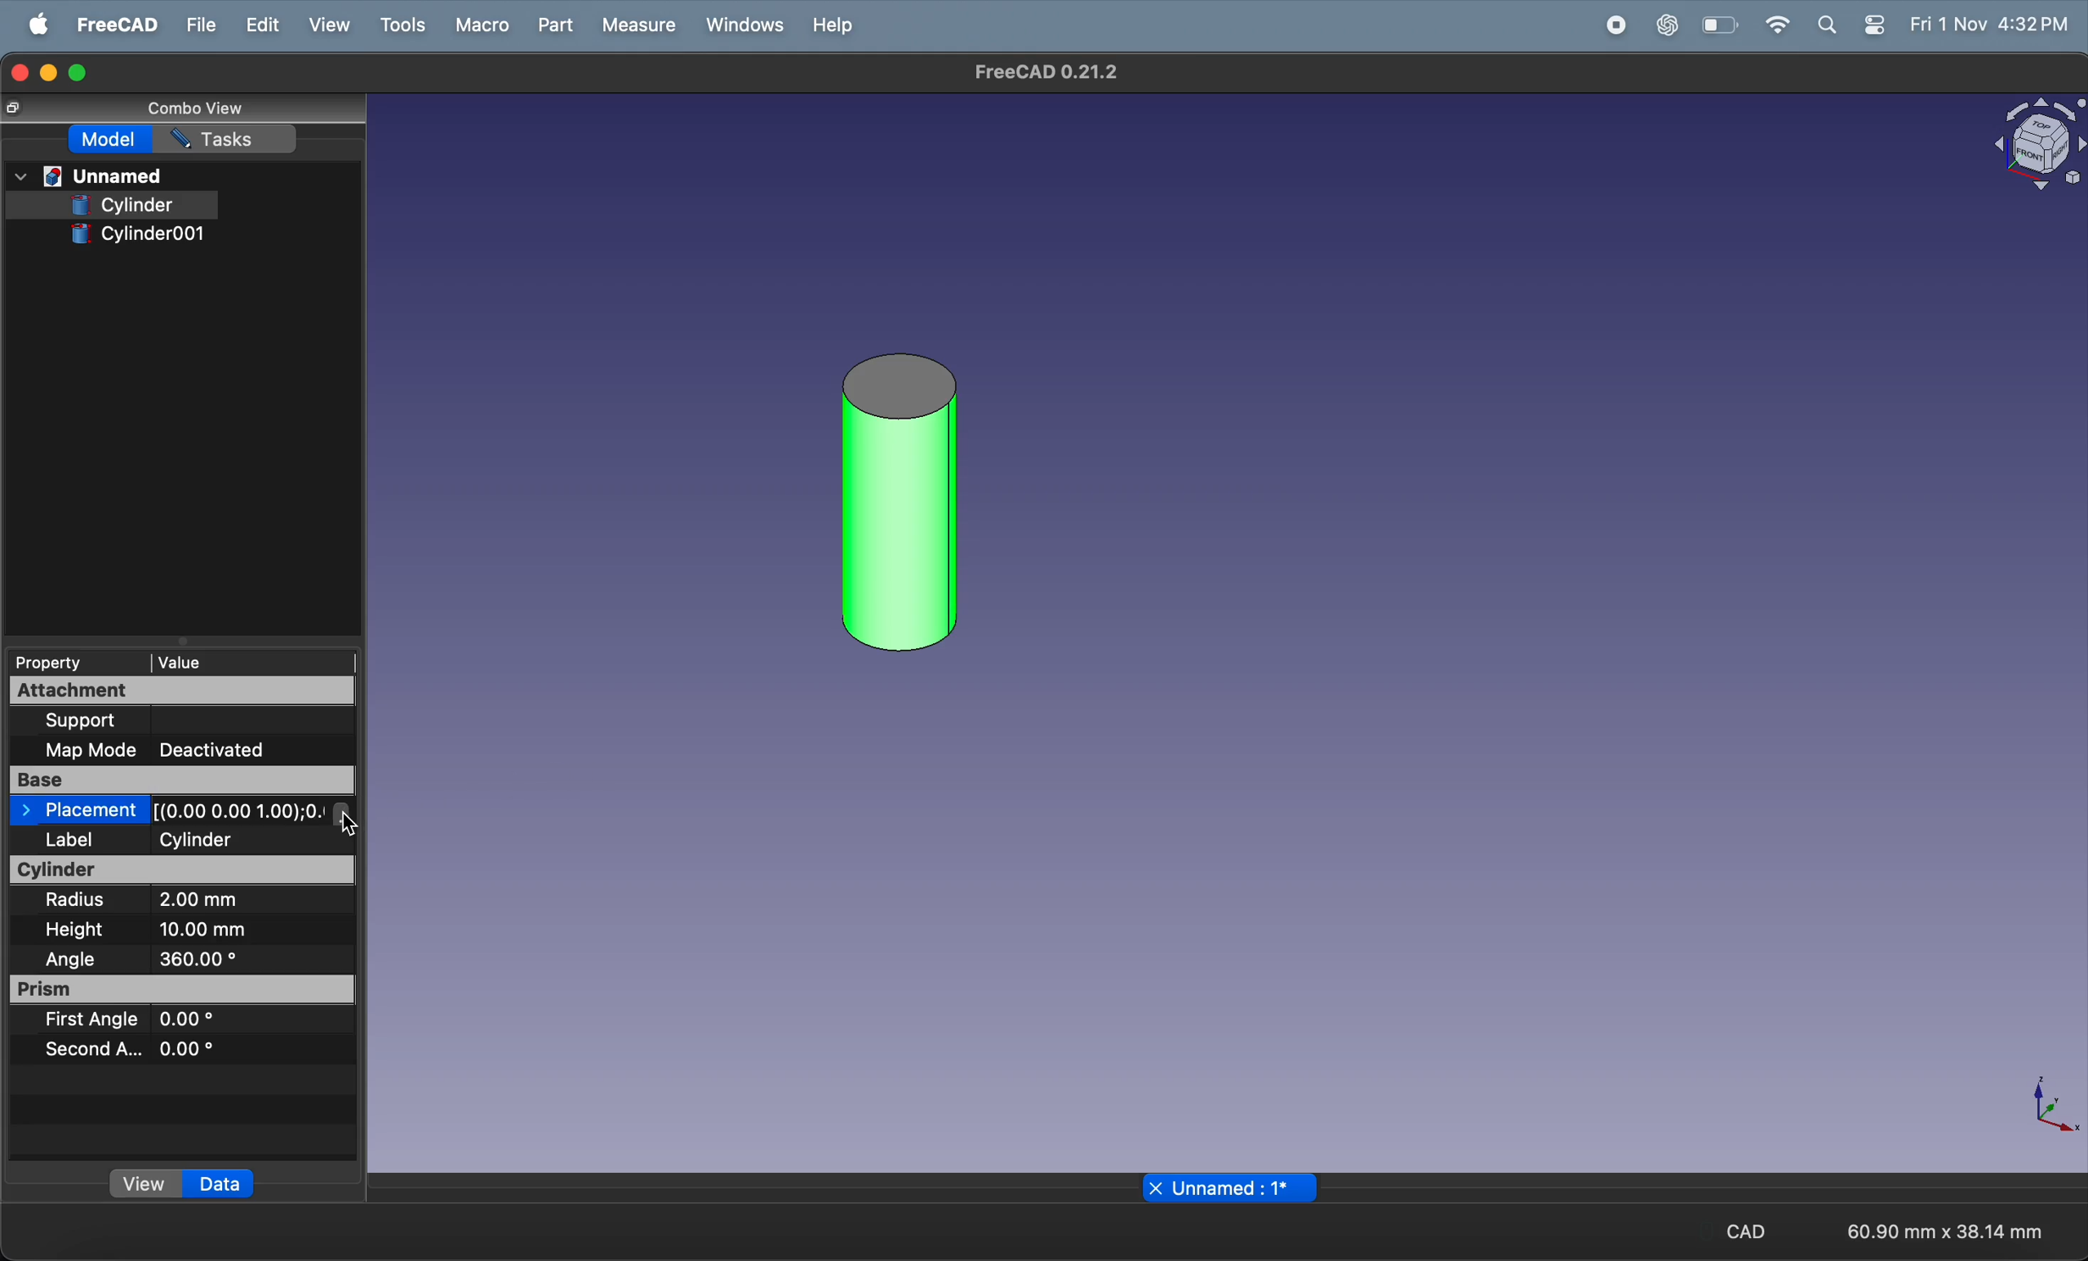 The image size is (2088, 1261). Describe the element at coordinates (221, 1185) in the screenshot. I see `data` at that location.